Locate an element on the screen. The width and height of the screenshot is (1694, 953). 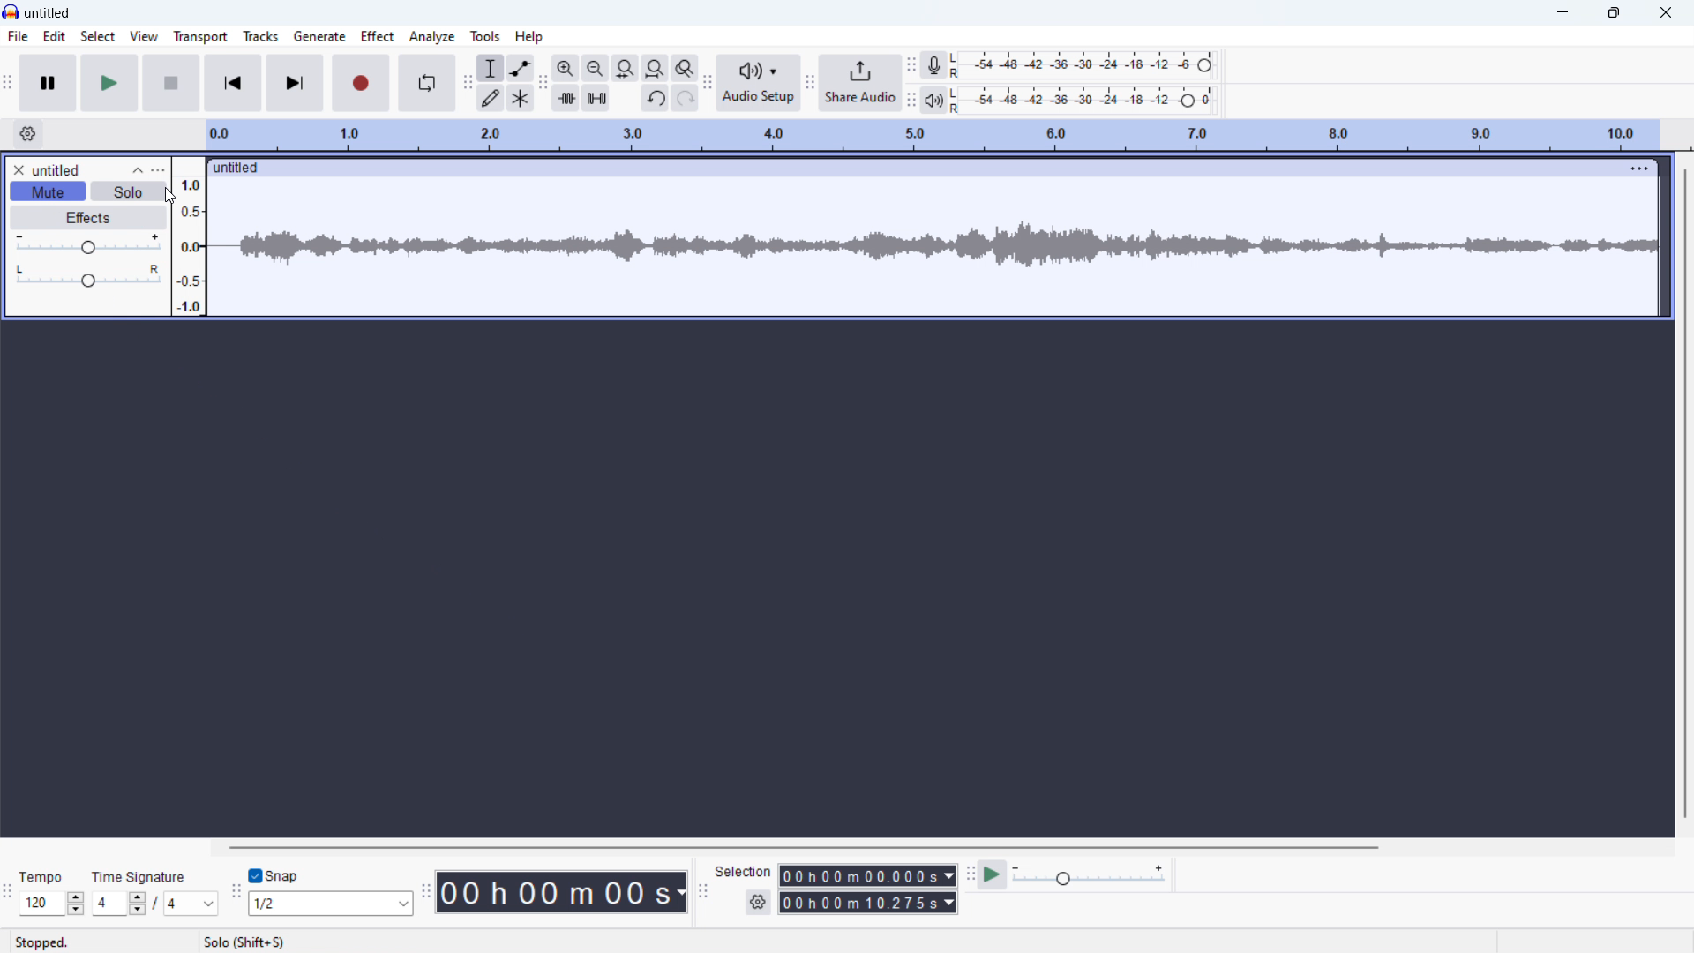
undo is located at coordinates (655, 98).